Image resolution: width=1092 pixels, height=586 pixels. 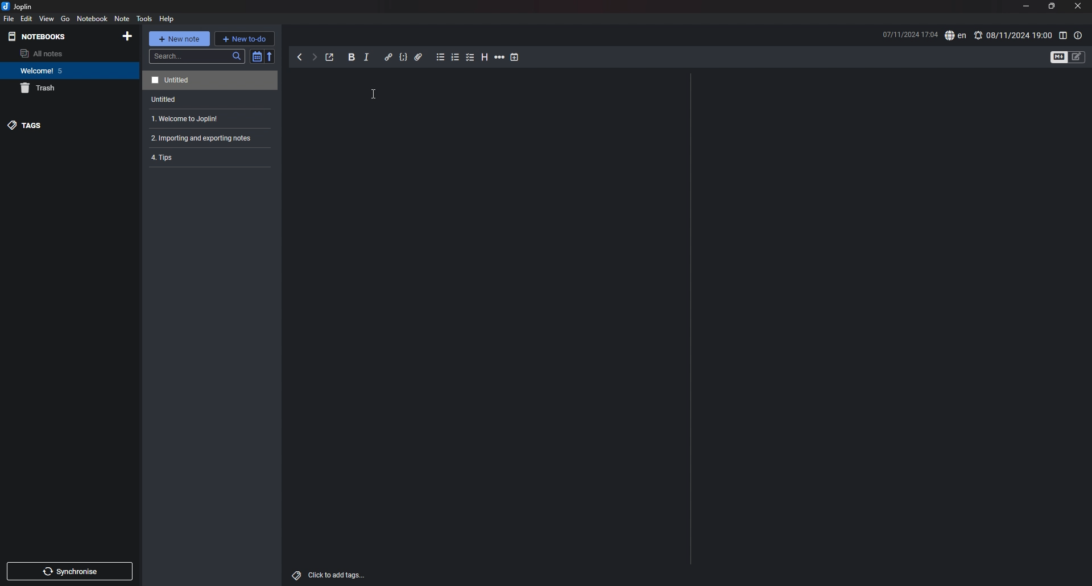 I want to click on toggle sort order, so click(x=256, y=56).